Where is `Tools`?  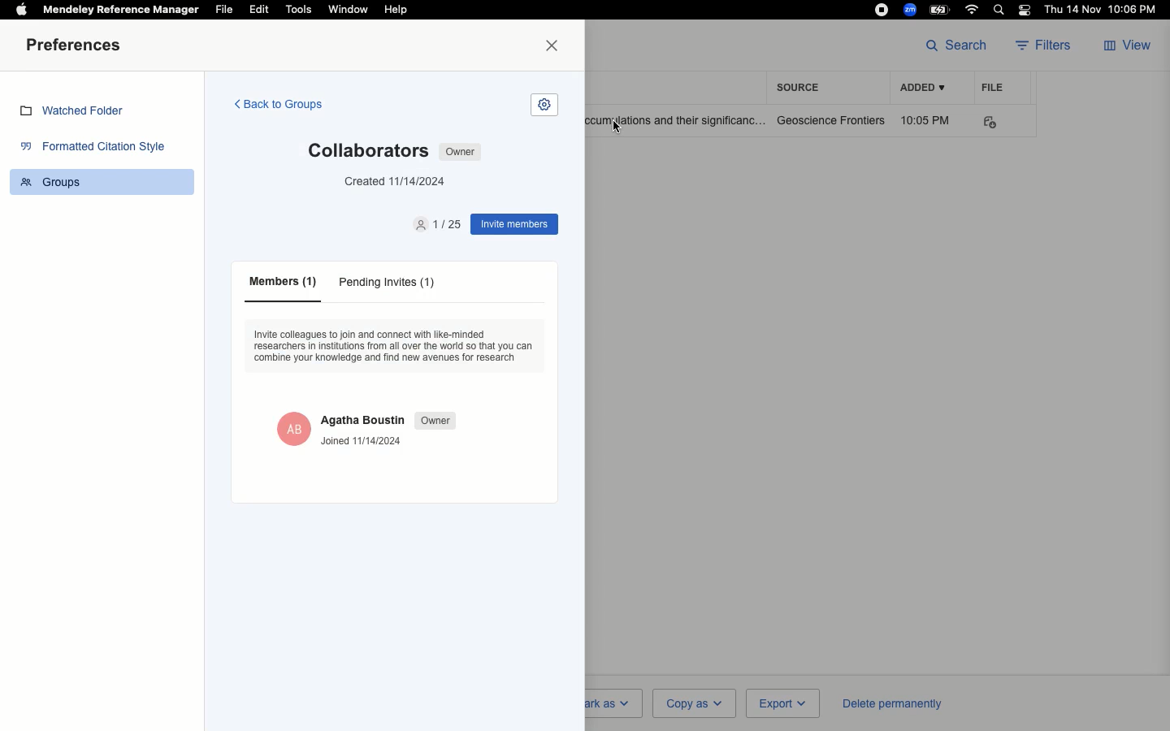
Tools is located at coordinates (299, 10).